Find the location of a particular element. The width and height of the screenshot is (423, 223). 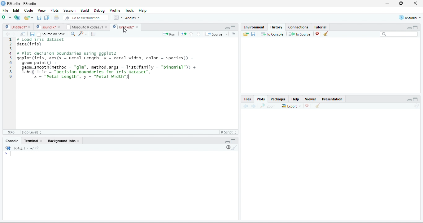

Plots is located at coordinates (55, 11).